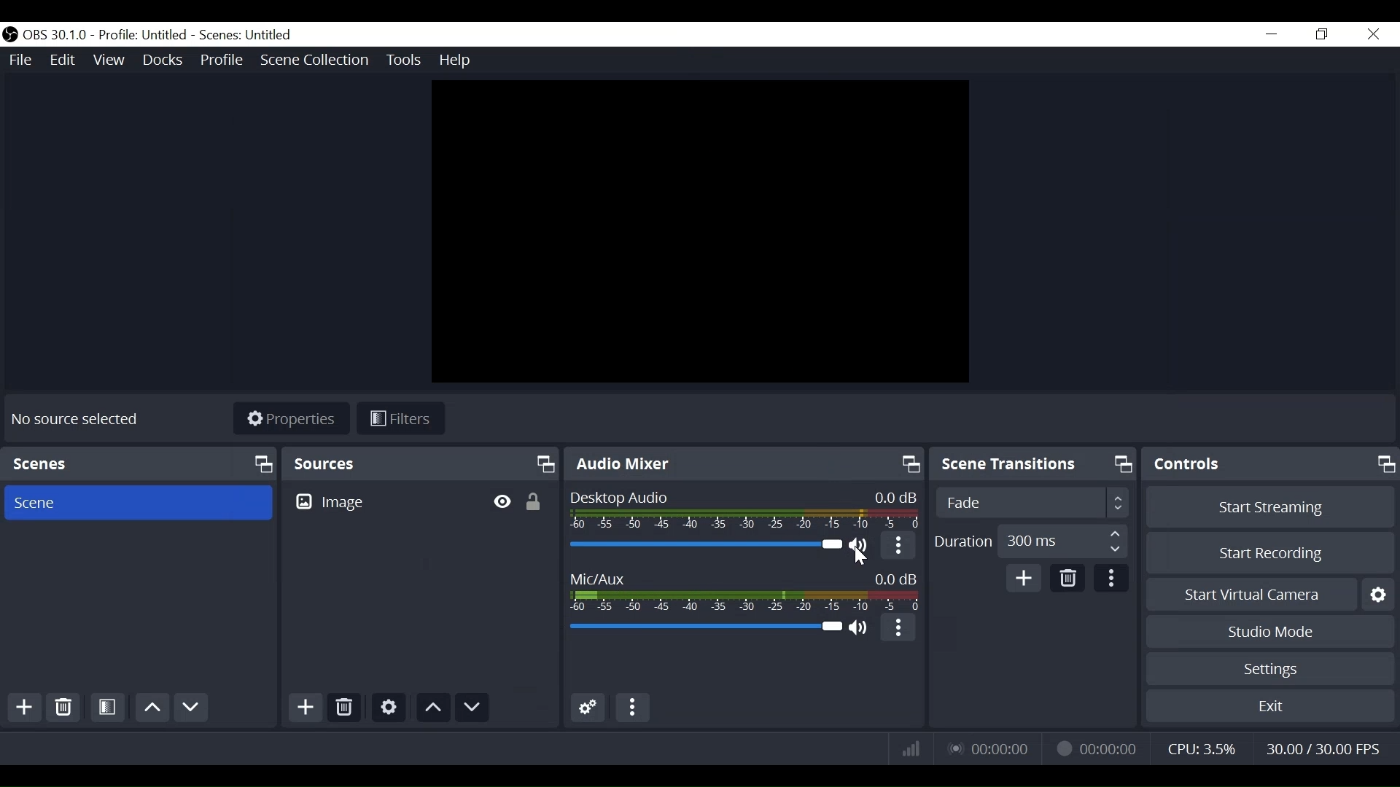 The image size is (1400, 787). I want to click on Add, so click(304, 708).